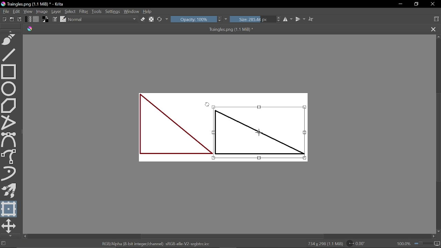 The image size is (441, 248). What do you see at coordinates (434, 4) in the screenshot?
I see `Close` at bounding box center [434, 4].